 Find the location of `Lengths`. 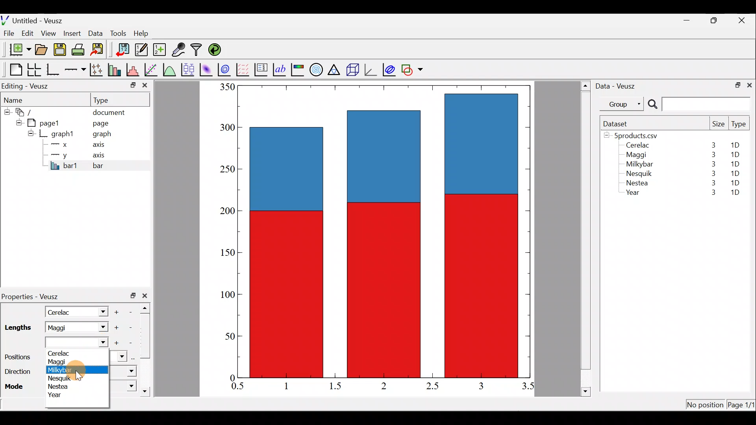

Lengths is located at coordinates (17, 328).